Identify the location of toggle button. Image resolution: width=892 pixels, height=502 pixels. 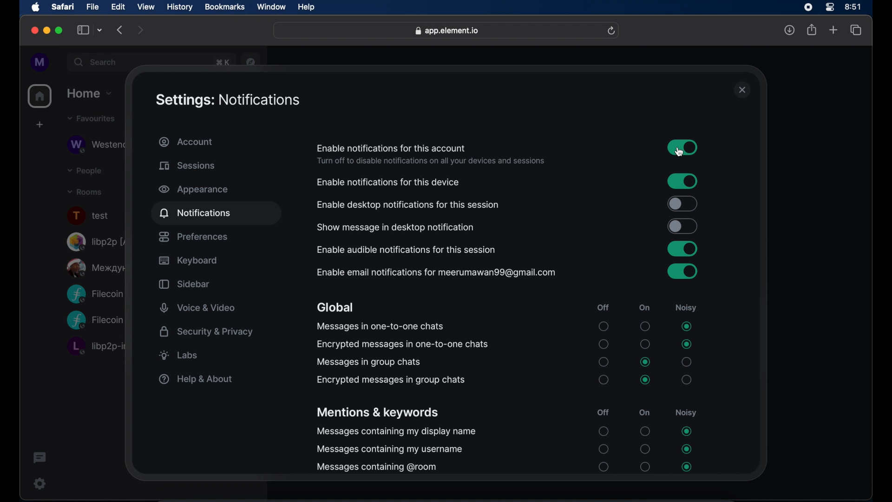
(682, 226).